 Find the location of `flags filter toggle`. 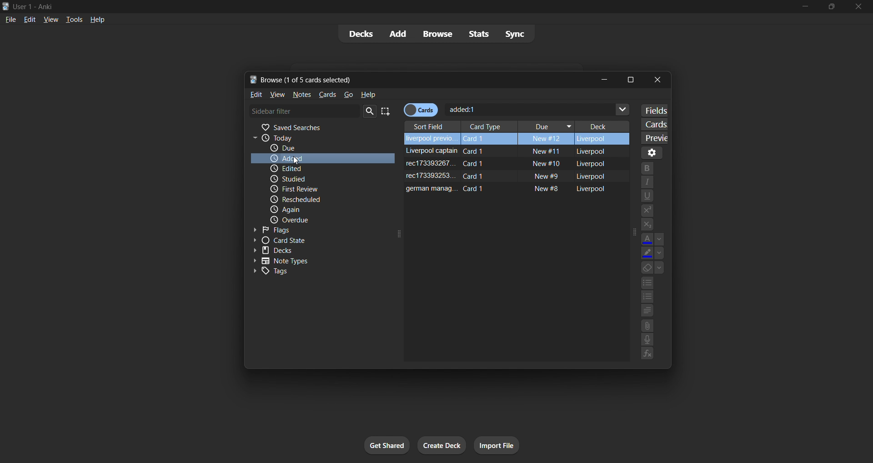

flags filter toggle is located at coordinates (315, 230).